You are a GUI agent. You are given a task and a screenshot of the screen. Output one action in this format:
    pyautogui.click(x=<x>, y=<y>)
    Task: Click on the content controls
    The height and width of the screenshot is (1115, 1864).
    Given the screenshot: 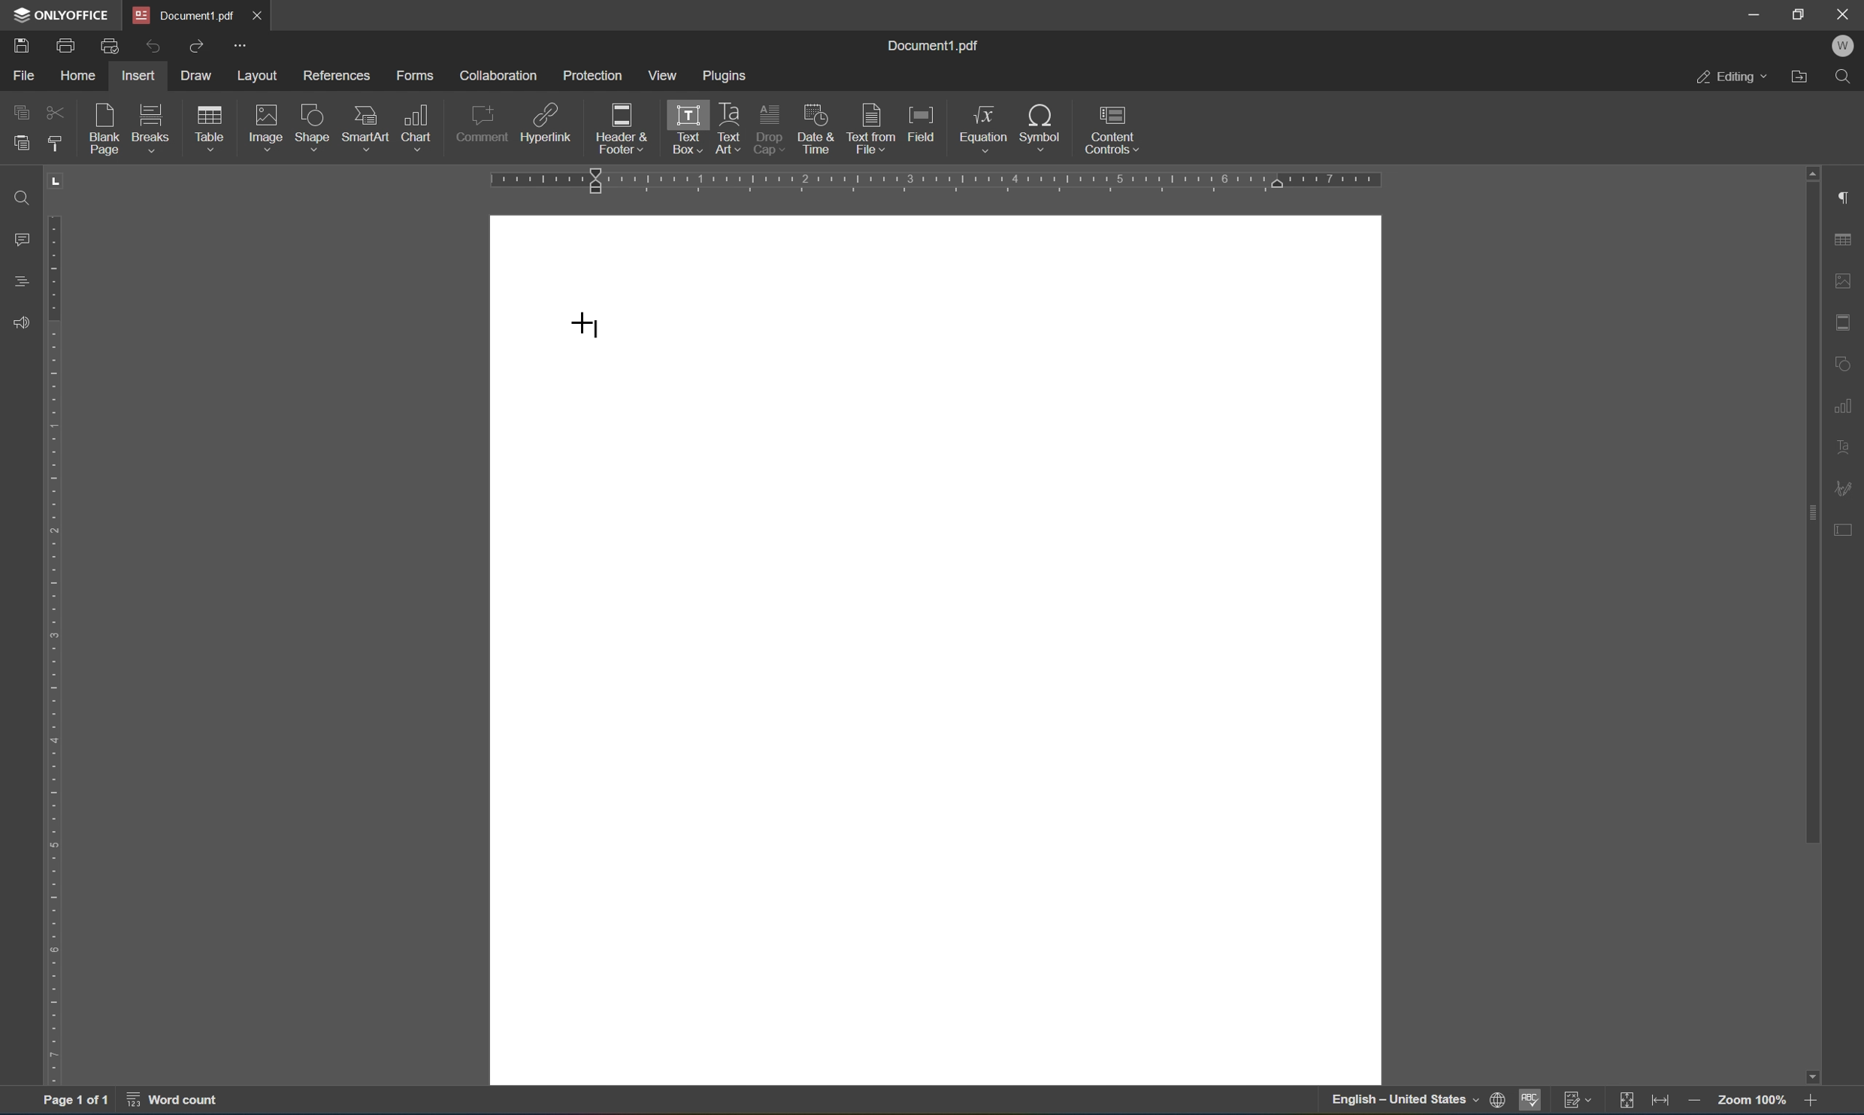 What is the action you would take?
    pyautogui.click(x=1116, y=129)
    